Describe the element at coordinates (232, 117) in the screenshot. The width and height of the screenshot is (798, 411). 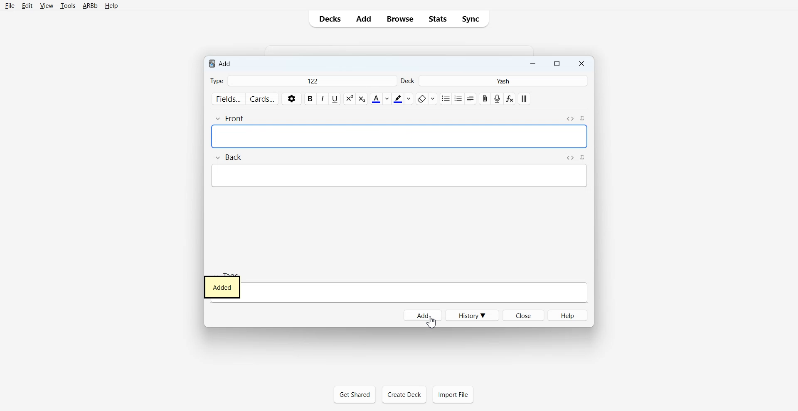
I see `front` at that location.